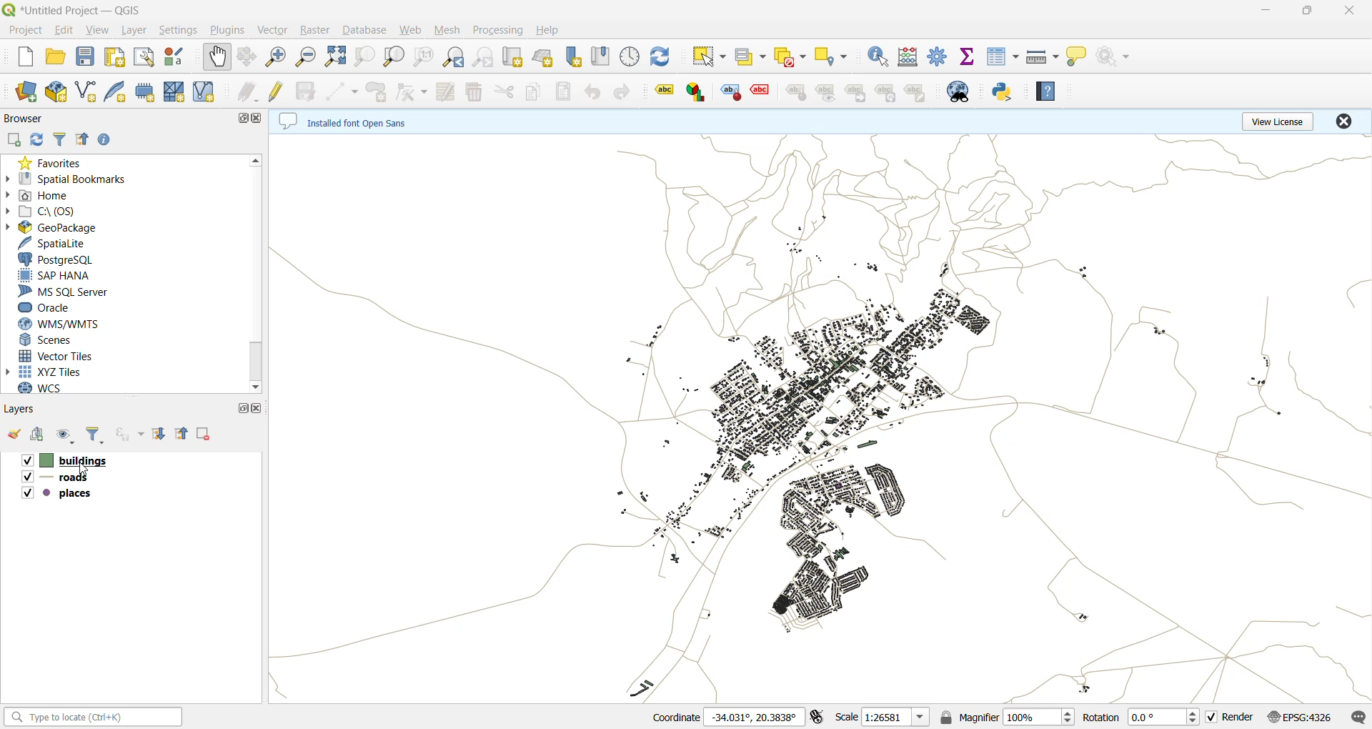  I want to click on statistical summary, so click(972, 56).